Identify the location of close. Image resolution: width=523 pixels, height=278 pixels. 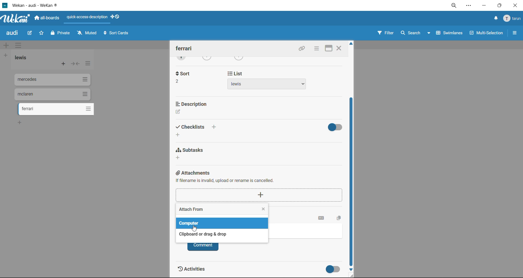
(339, 49).